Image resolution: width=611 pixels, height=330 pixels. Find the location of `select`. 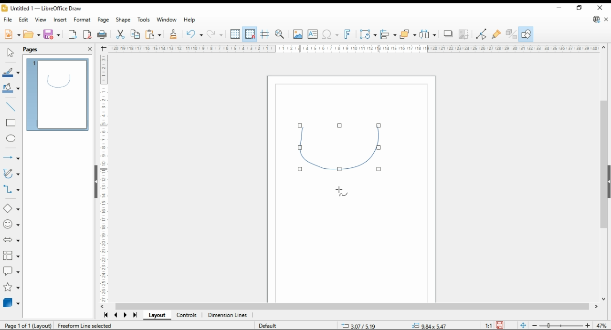

select is located at coordinates (10, 52).